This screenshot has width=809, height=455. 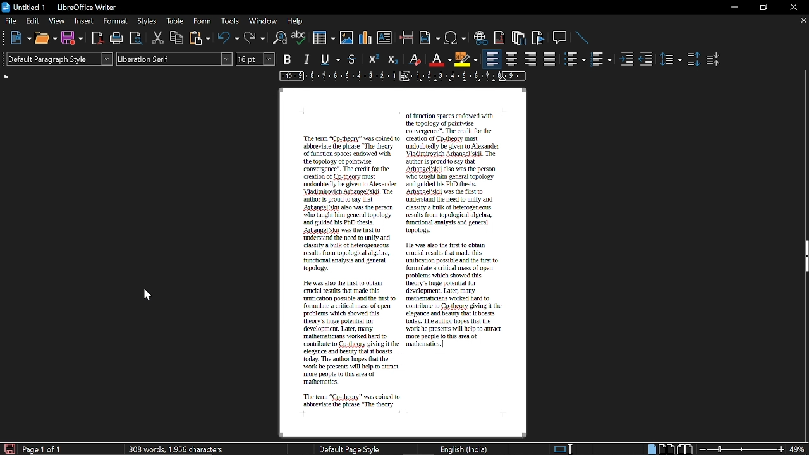 I want to click on Sidebar, so click(x=804, y=257).